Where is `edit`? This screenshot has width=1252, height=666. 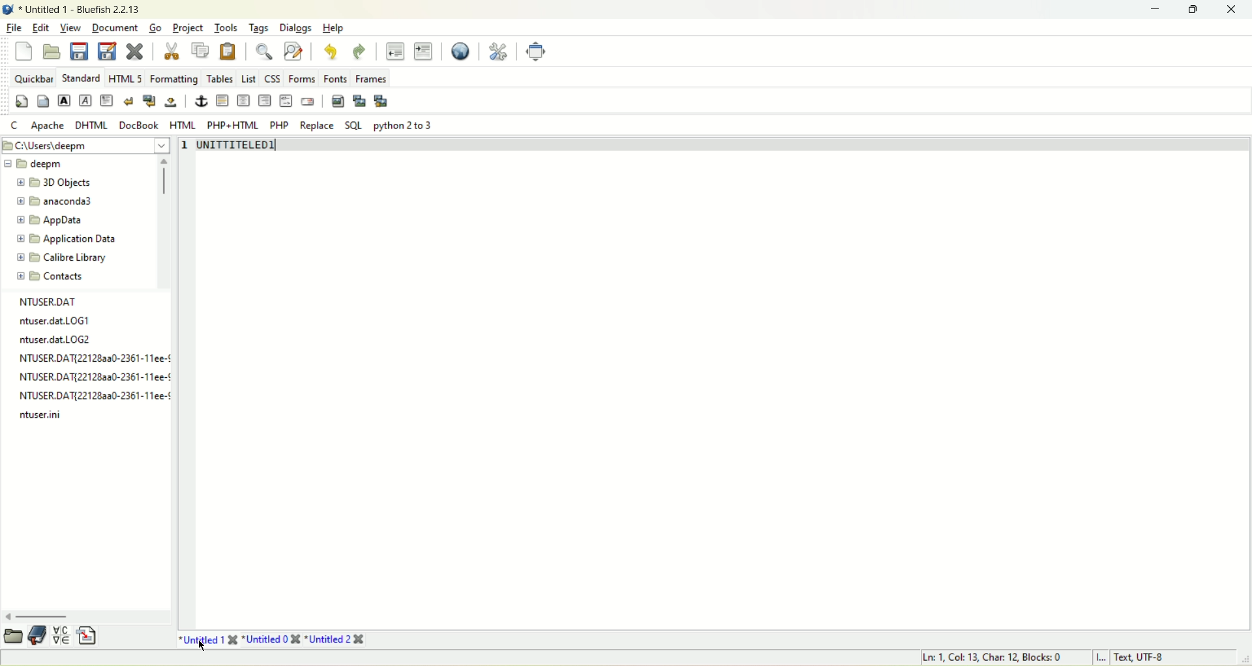 edit is located at coordinates (40, 27).